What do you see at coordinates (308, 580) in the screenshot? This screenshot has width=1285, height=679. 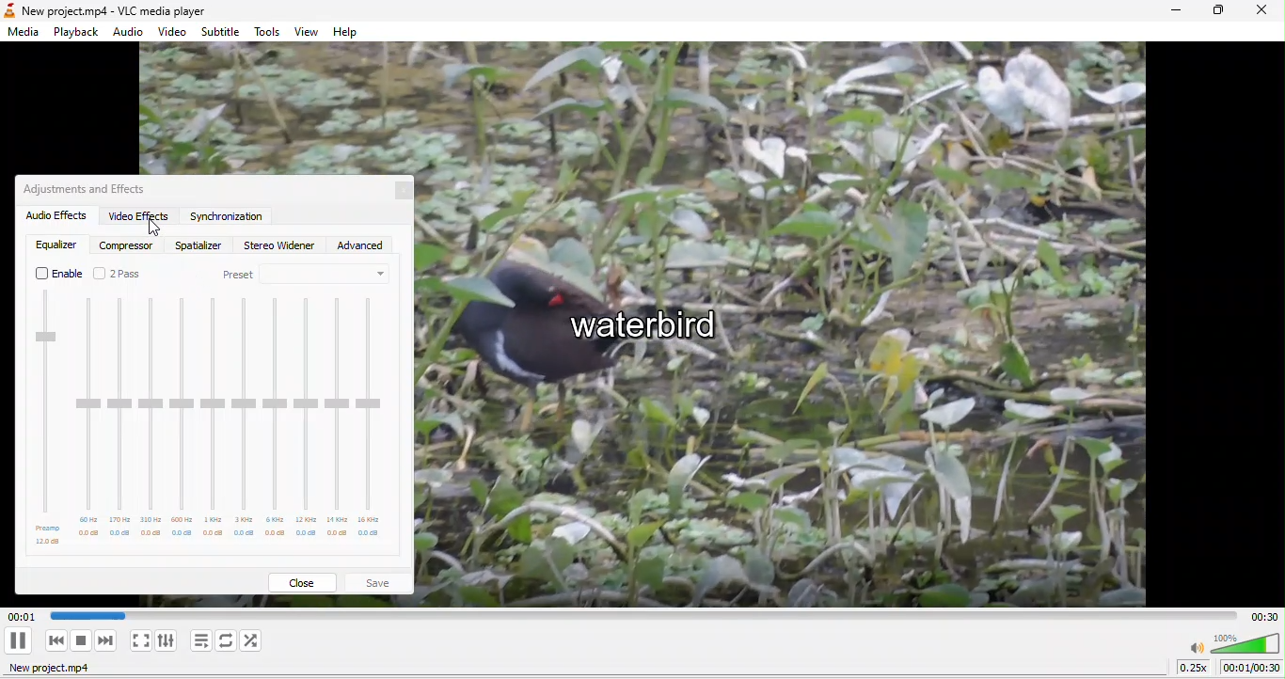 I see `close` at bounding box center [308, 580].